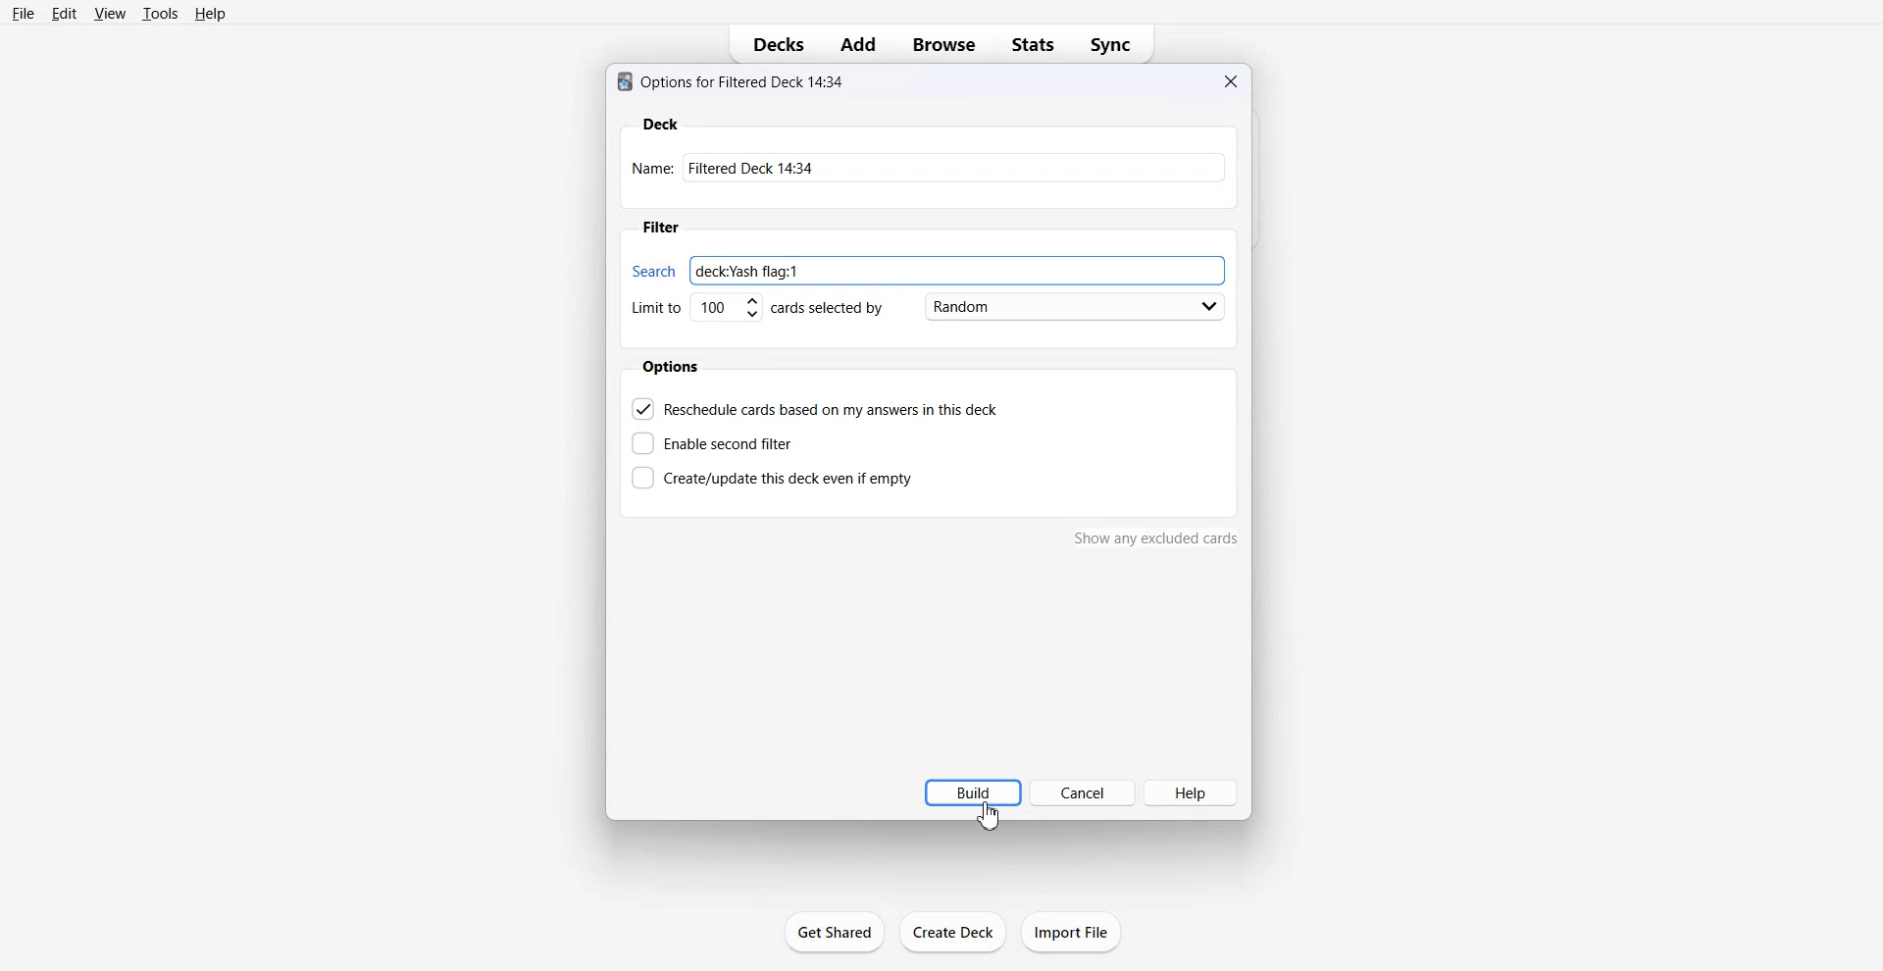  Describe the element at coordinates (1071, 932) in the screenshot. I see `Import File` at that location.